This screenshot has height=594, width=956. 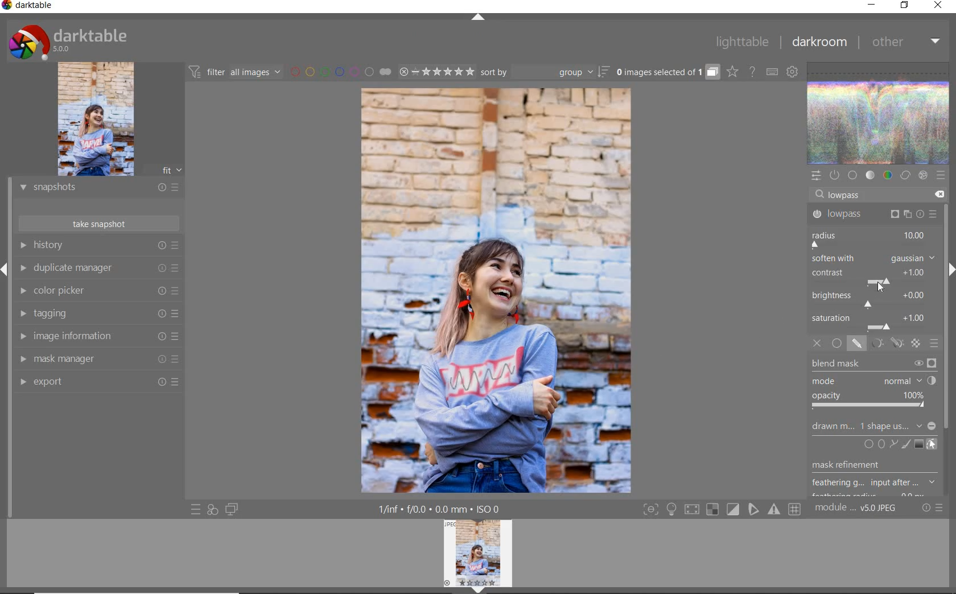 I want to click on take snapshots, so click(x=98, y=224).